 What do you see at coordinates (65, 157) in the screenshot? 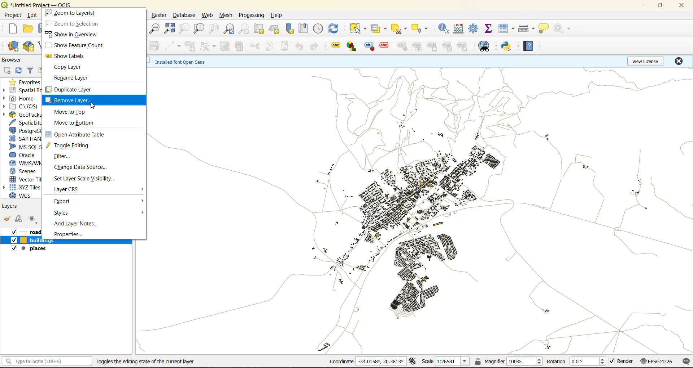
I see `filter` at bounding box center [65, 157].